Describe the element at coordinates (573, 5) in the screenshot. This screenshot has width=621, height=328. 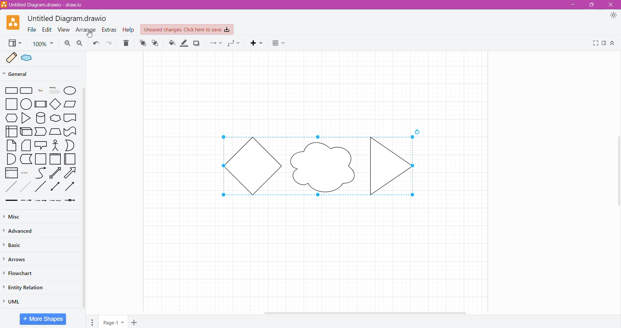
I see `Minimize` at that location.